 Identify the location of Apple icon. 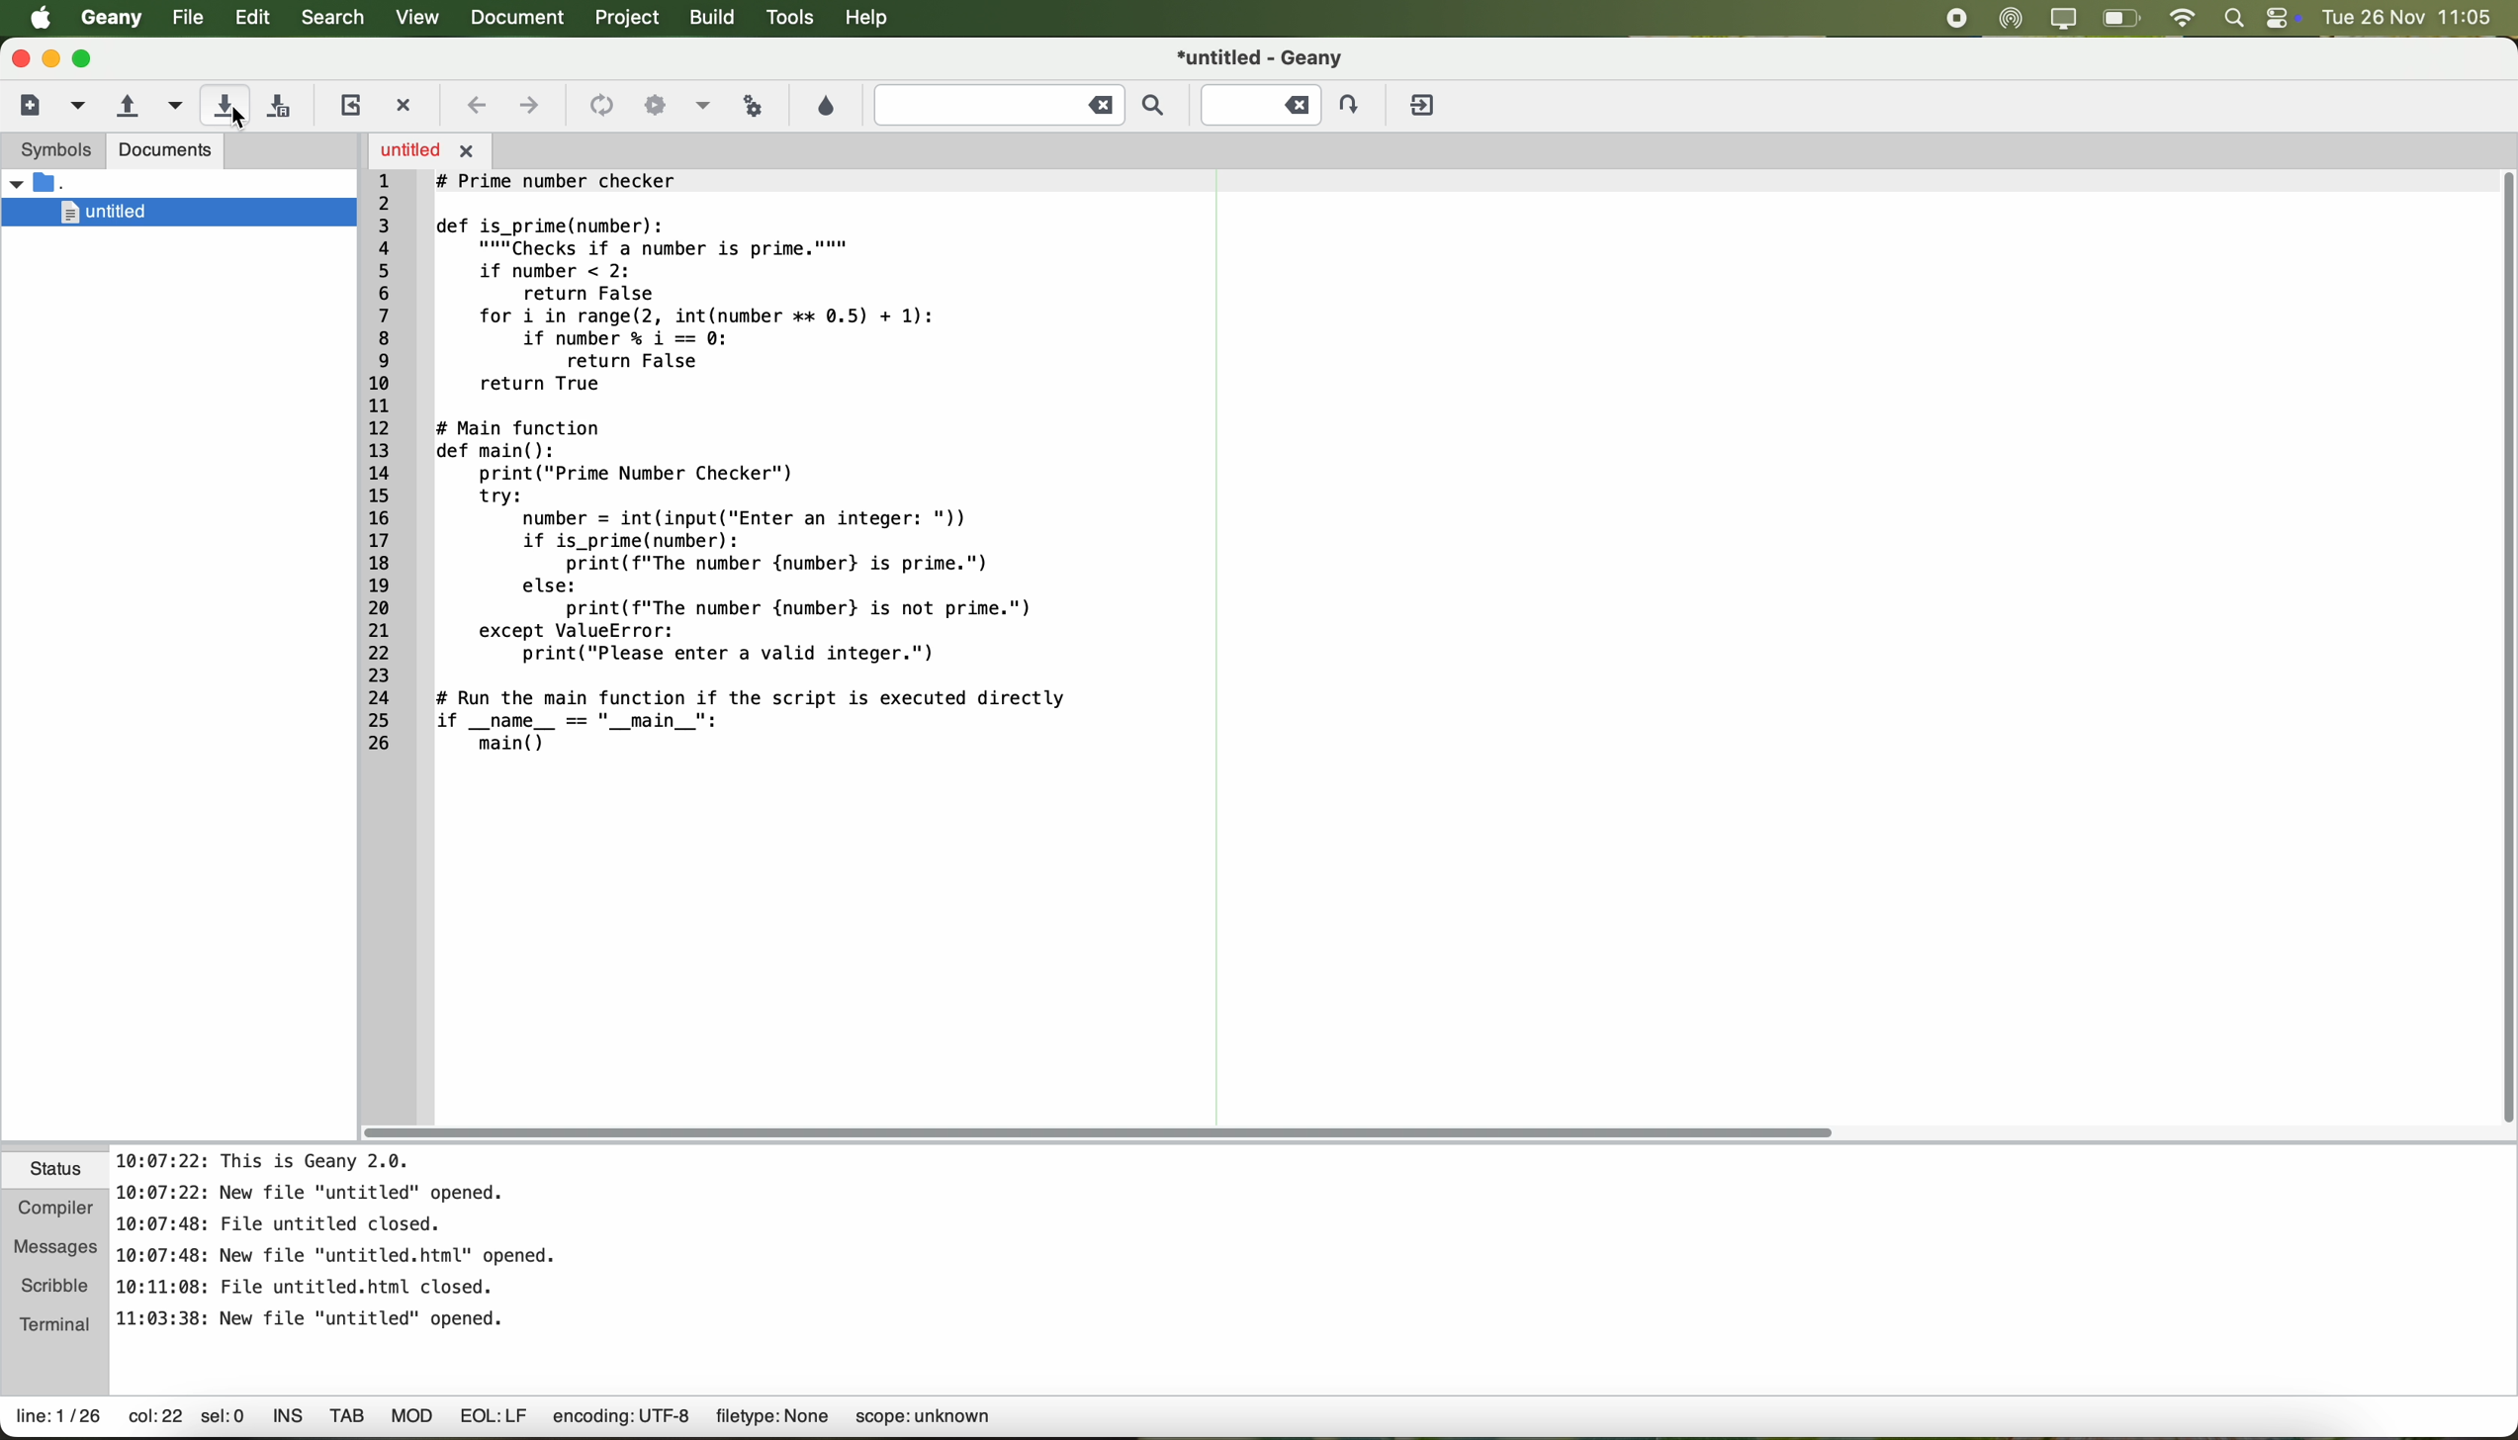
(32, 18).